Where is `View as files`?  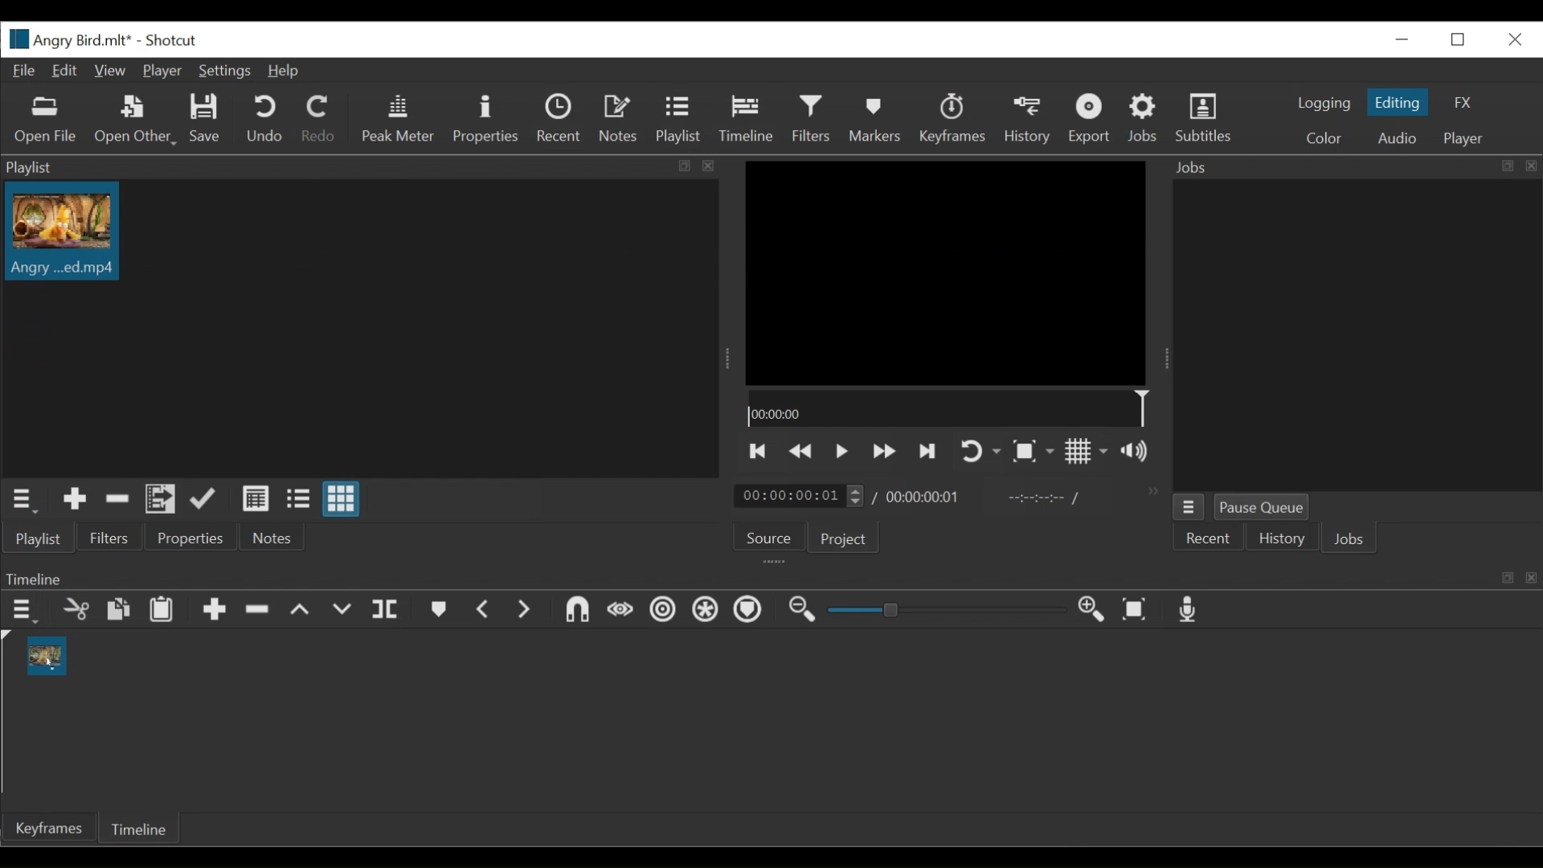
View as files is located at coordinates (301, 500).